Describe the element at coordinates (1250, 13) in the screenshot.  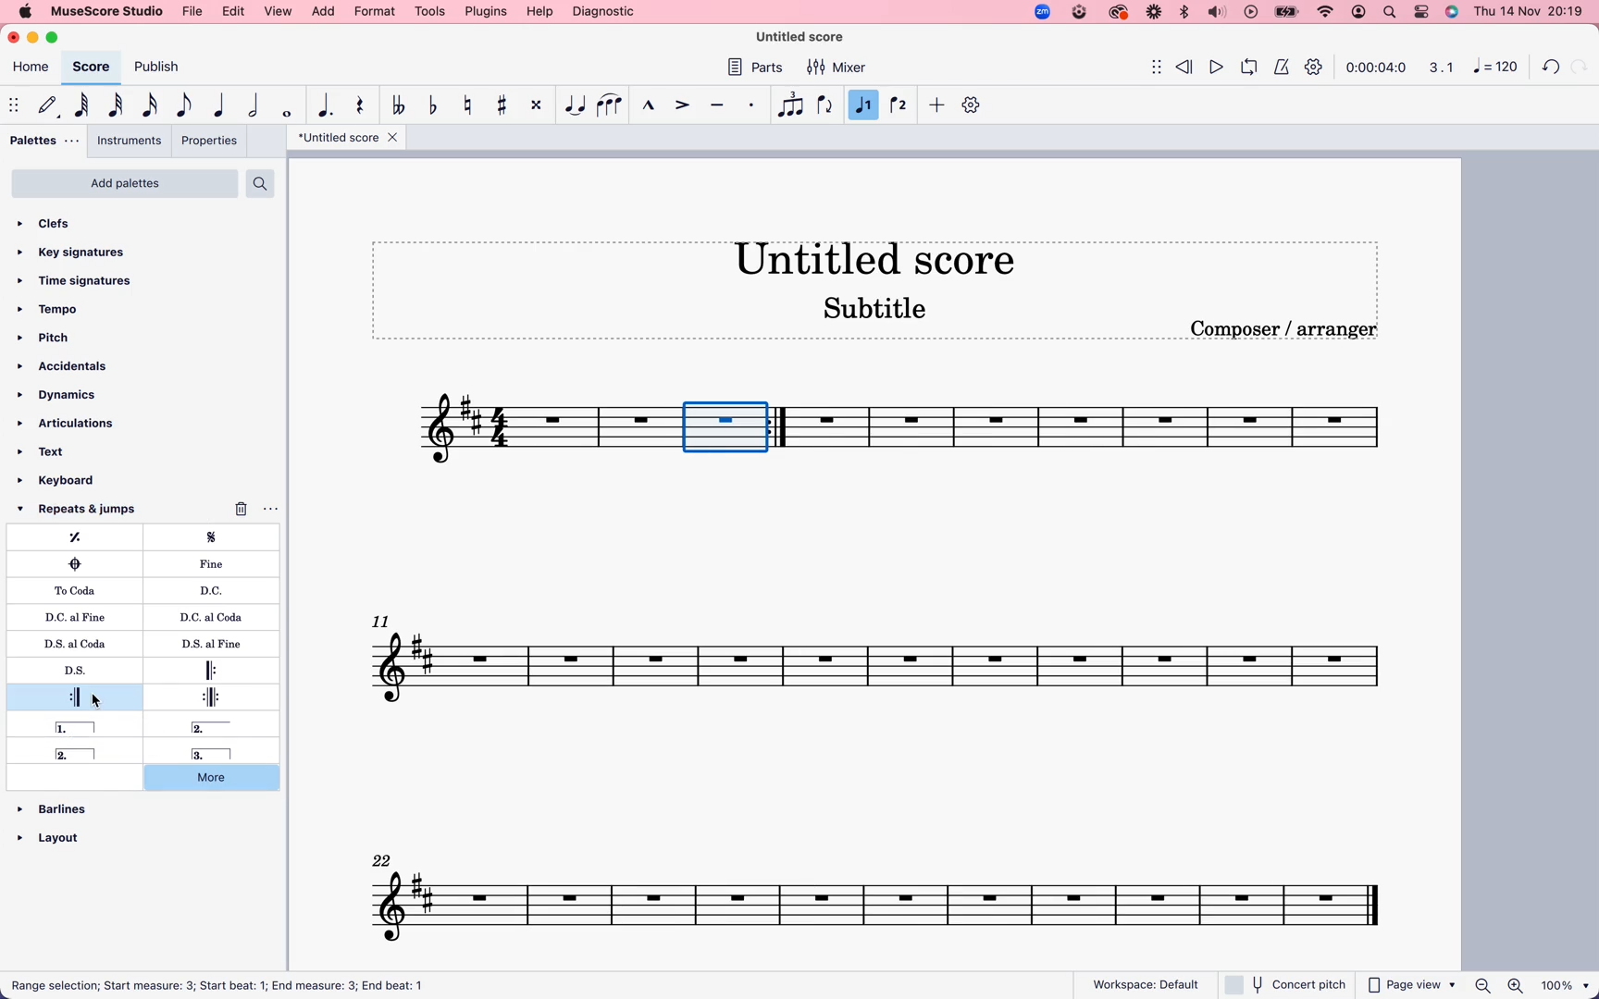
I see `play` at that location.